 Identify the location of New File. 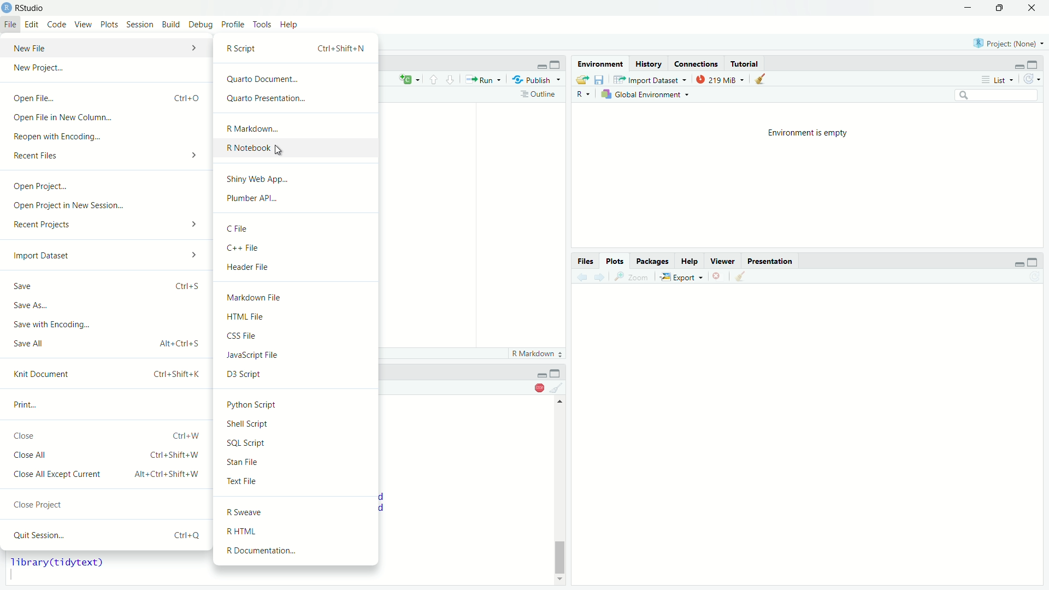
(106, 48).